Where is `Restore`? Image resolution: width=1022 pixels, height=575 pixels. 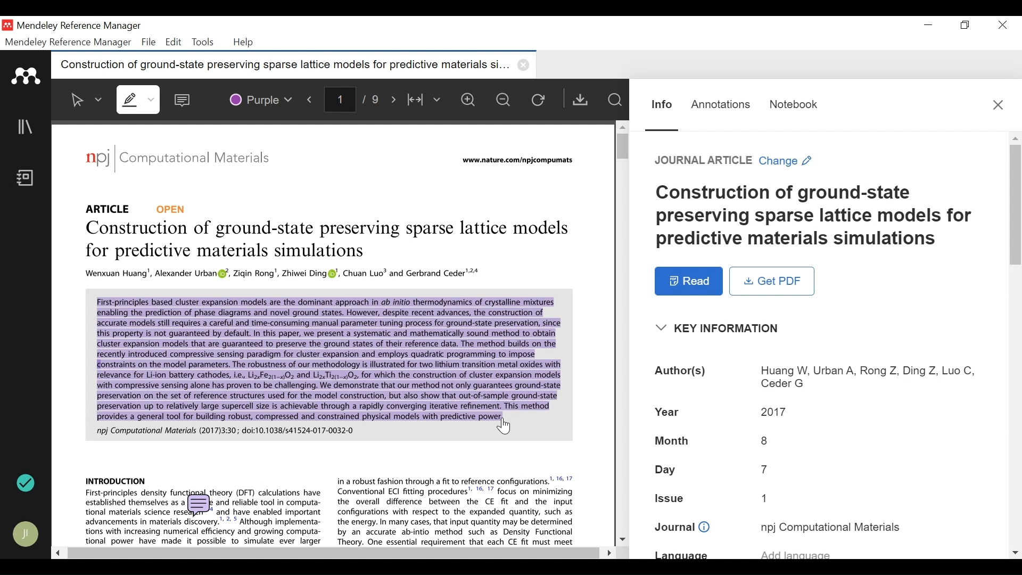 Restore is located at coordinates (966, 25).